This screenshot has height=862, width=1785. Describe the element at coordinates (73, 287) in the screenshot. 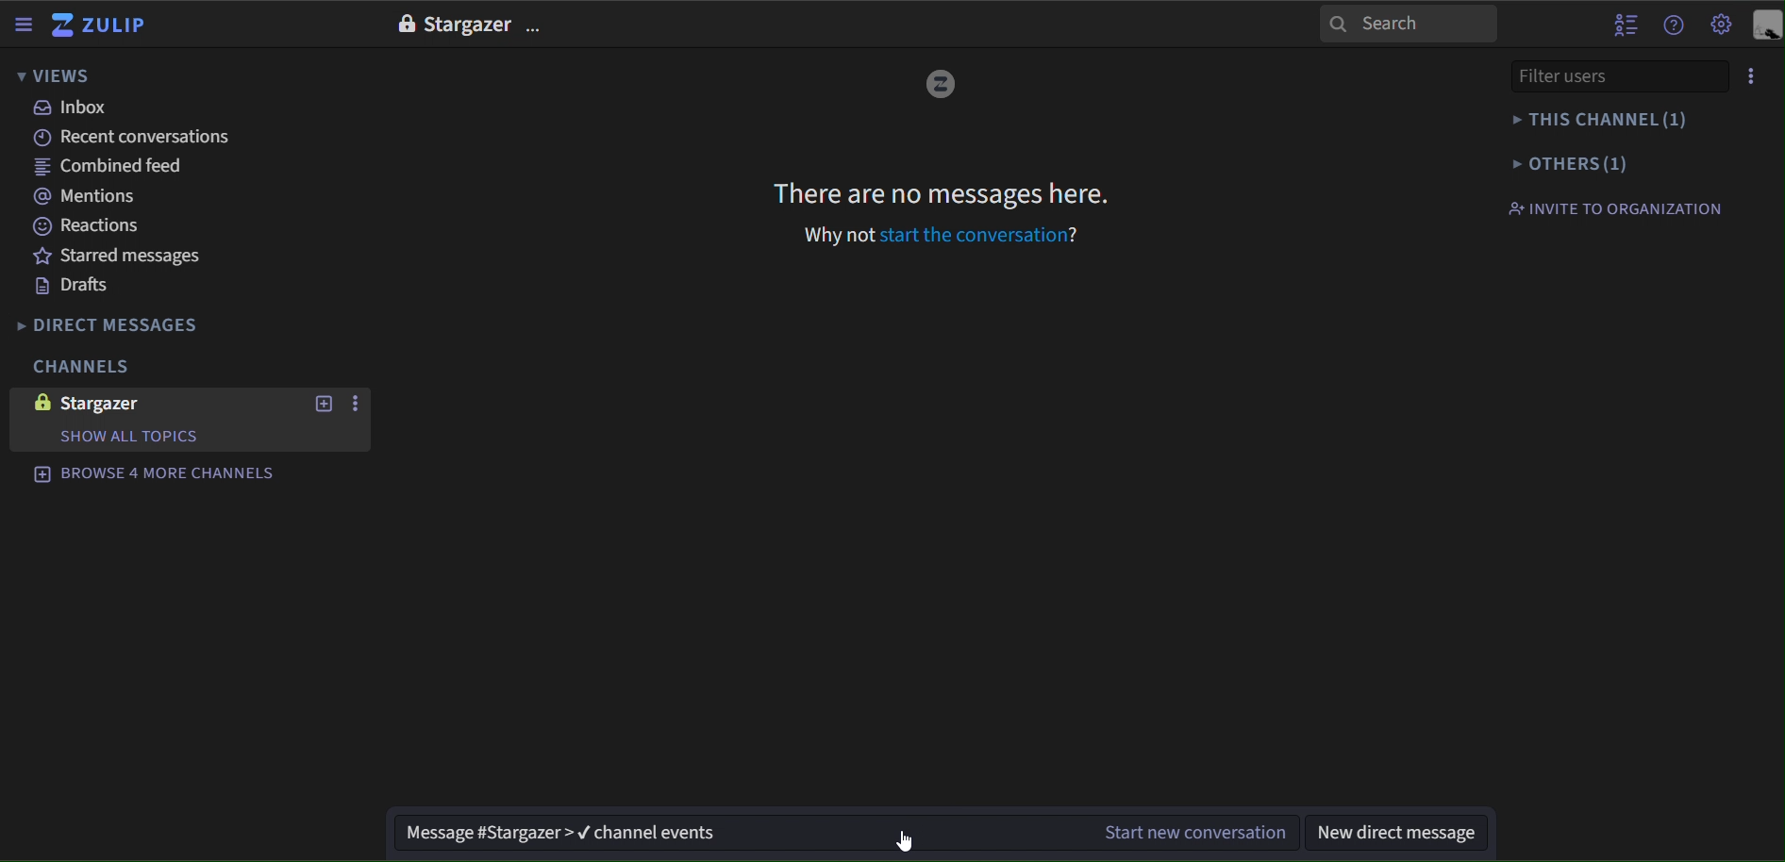

I see `drafts` at that location.